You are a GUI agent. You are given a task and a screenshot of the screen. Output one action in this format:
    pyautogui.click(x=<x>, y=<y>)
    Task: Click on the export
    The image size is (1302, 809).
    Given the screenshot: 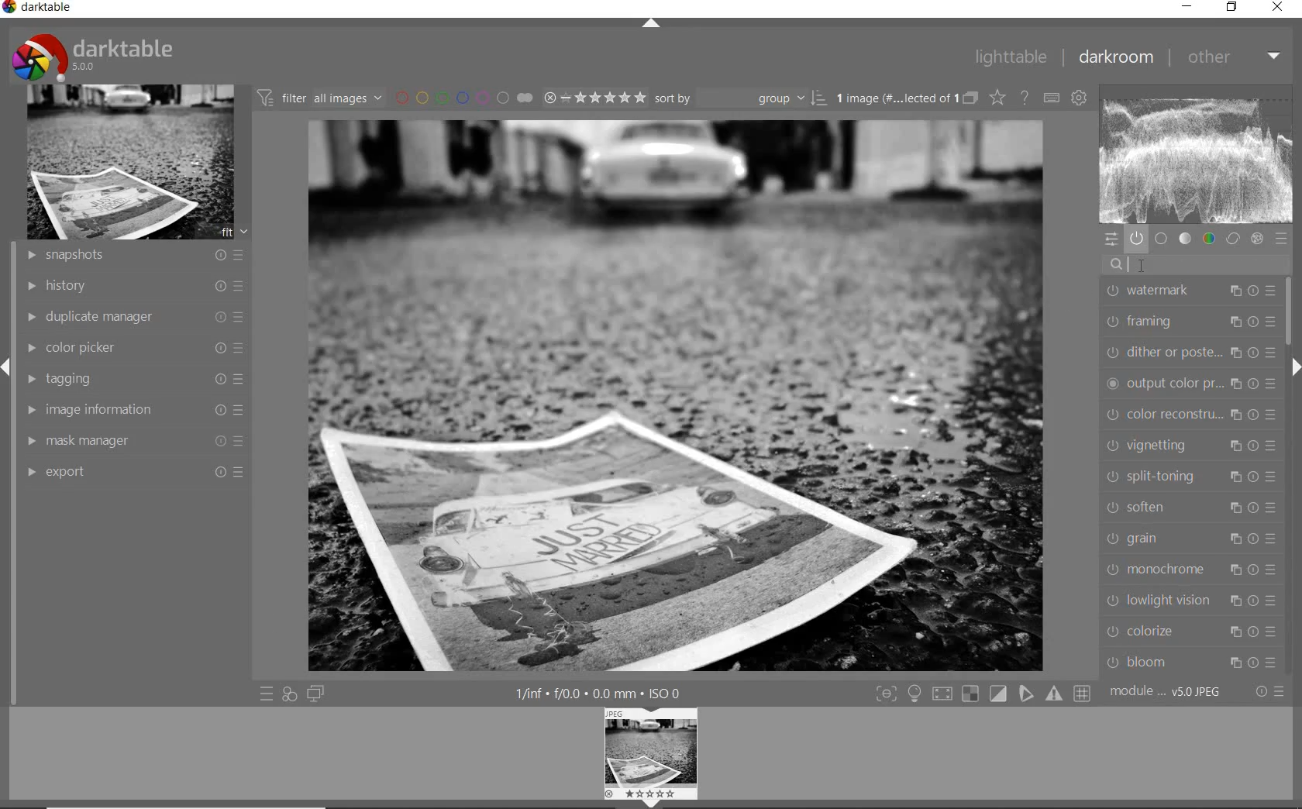 What is the action you would take?
    pyautogui.click(x=133, y=470)
    